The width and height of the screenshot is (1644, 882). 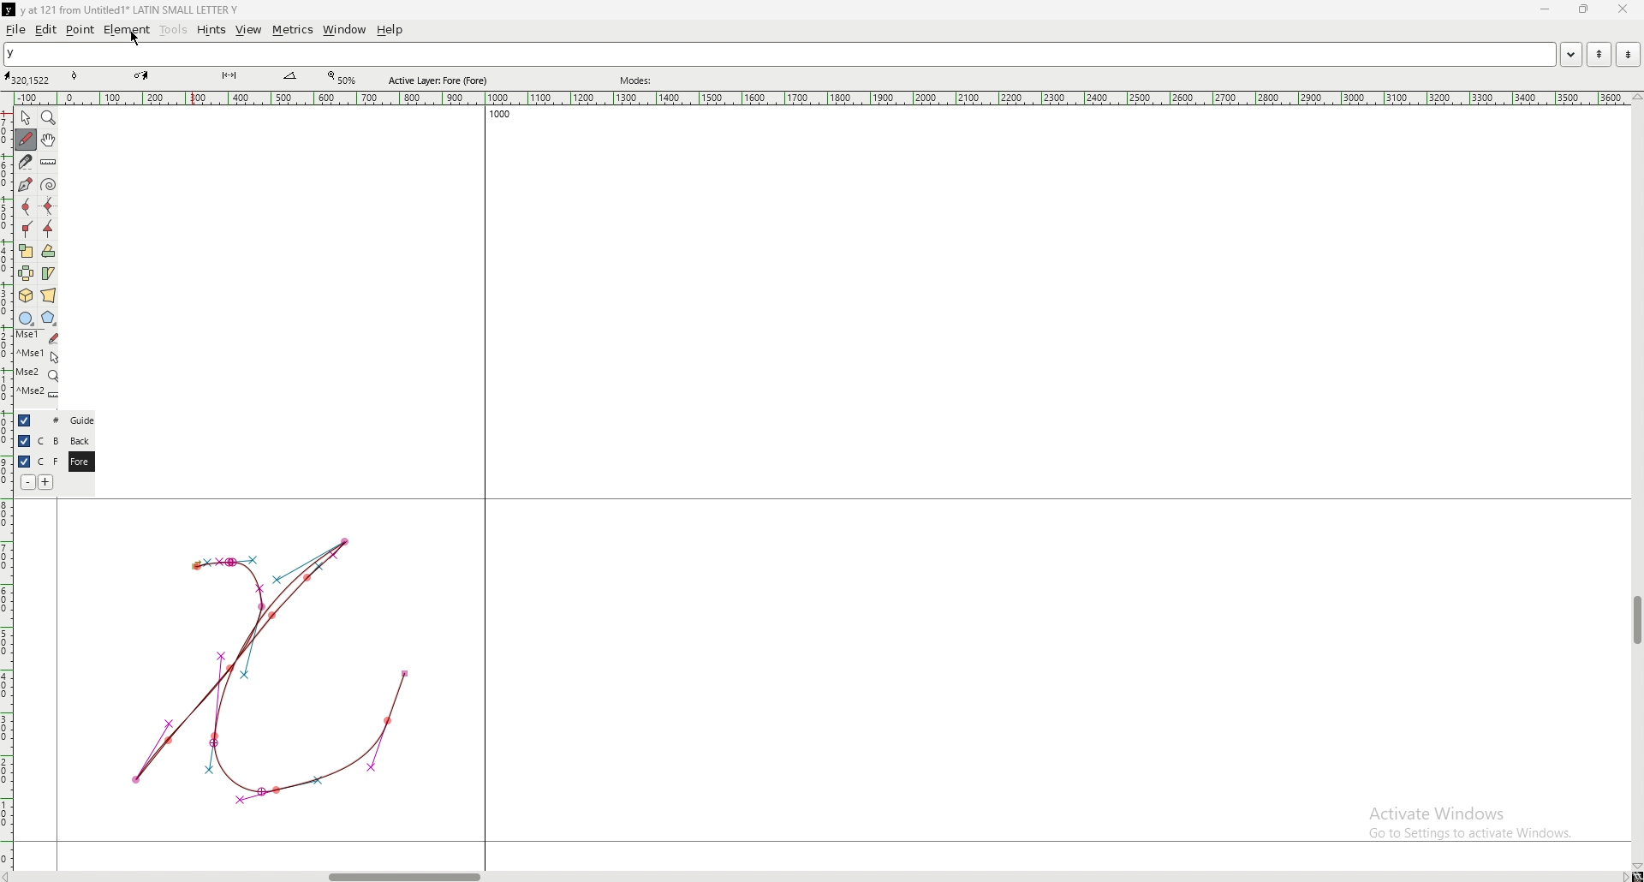 What do you see at coordinates (48, 272) in the screenshot?
I see `skew the selection` at bounding box center [48, 272].